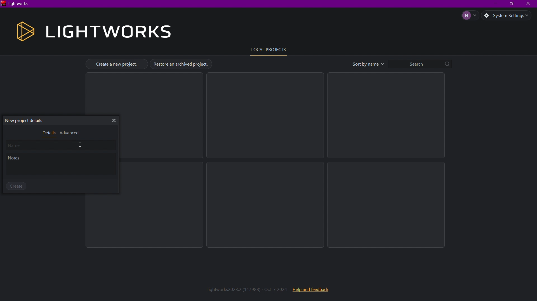  Describe the element at coordinates (265, 116) in the screenshot. I see `Empty Project` at that location.